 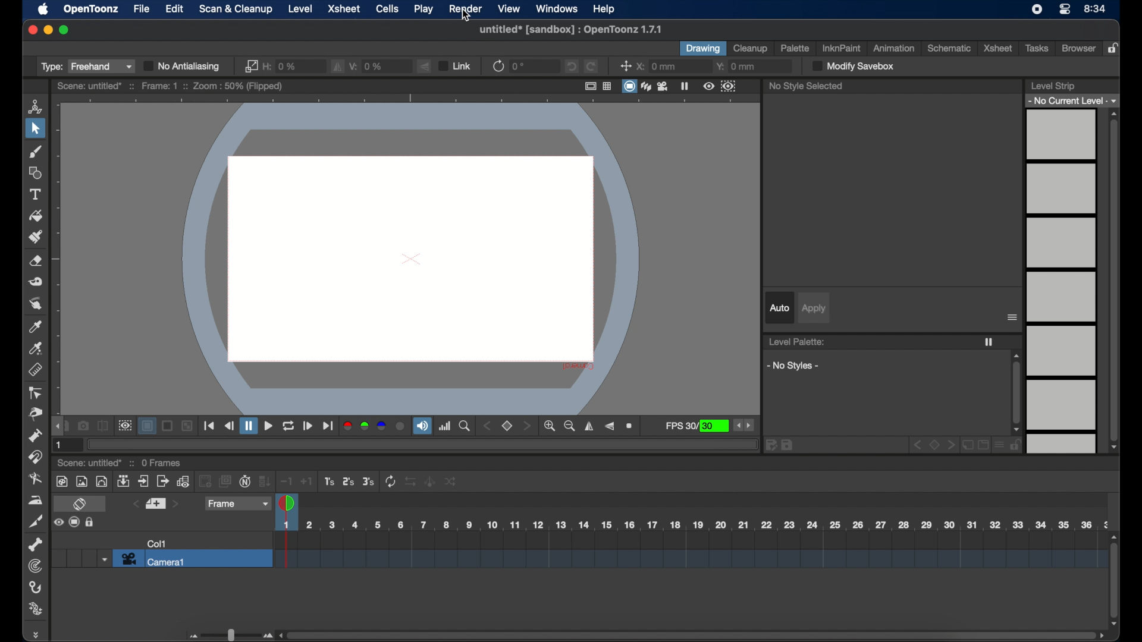 What do you see at coordinates (919, 445) in the screenshot?
I see `` at bounding box center [919, 445].